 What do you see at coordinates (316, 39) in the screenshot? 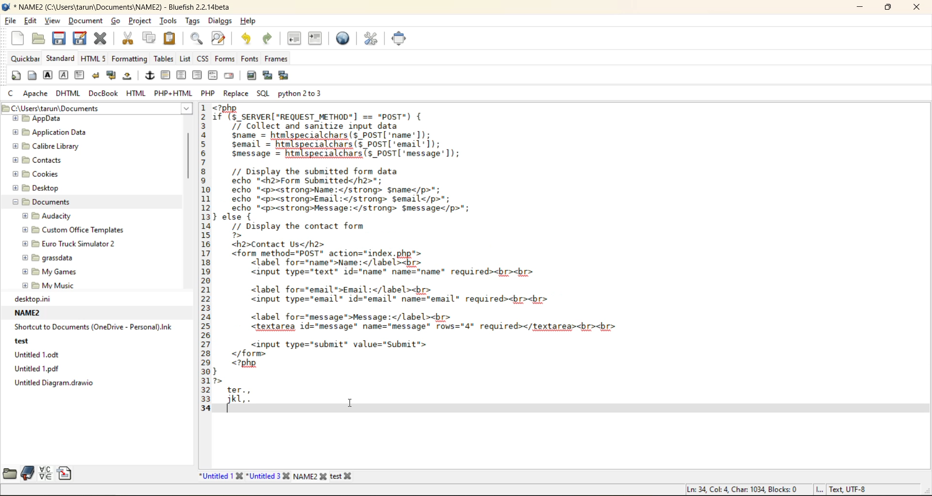
I see `indent` at bounding box center [316, 39].